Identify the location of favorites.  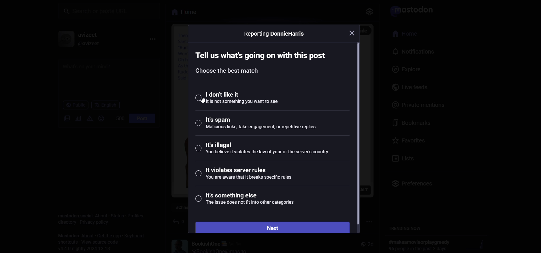
(409, 140).